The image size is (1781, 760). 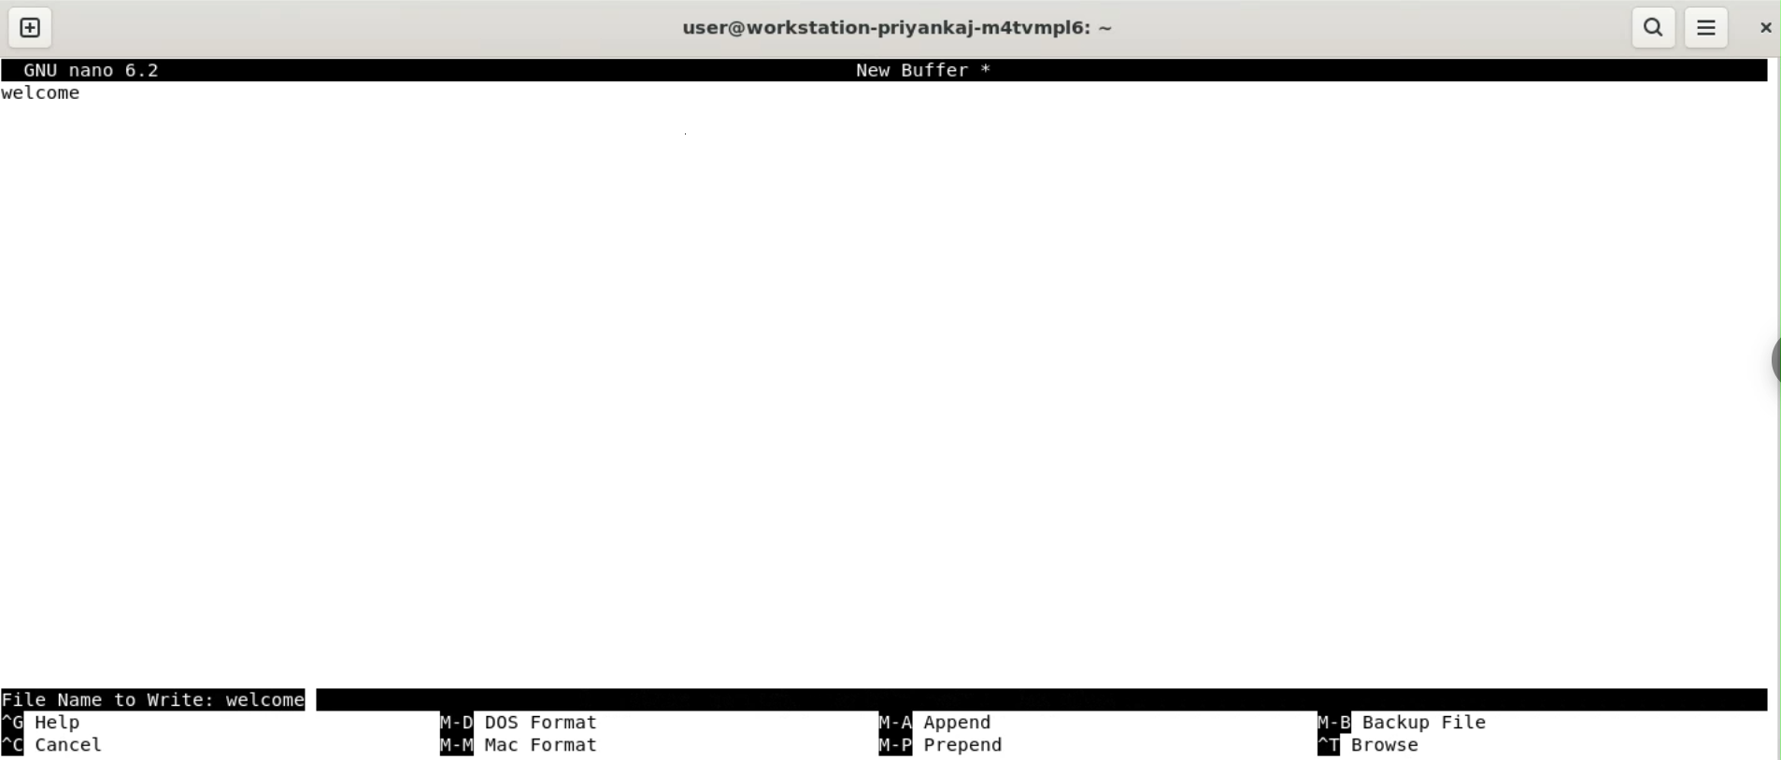 What do you see at coordinates (1768, 360) in the screenshot?
I see `sidebar` at bounding box center [1768, 360].